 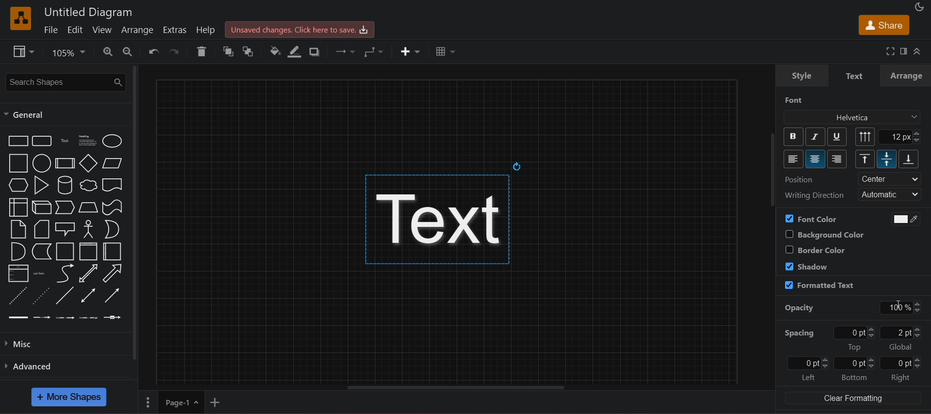 I want to click on step, so click(x=65, y=207).